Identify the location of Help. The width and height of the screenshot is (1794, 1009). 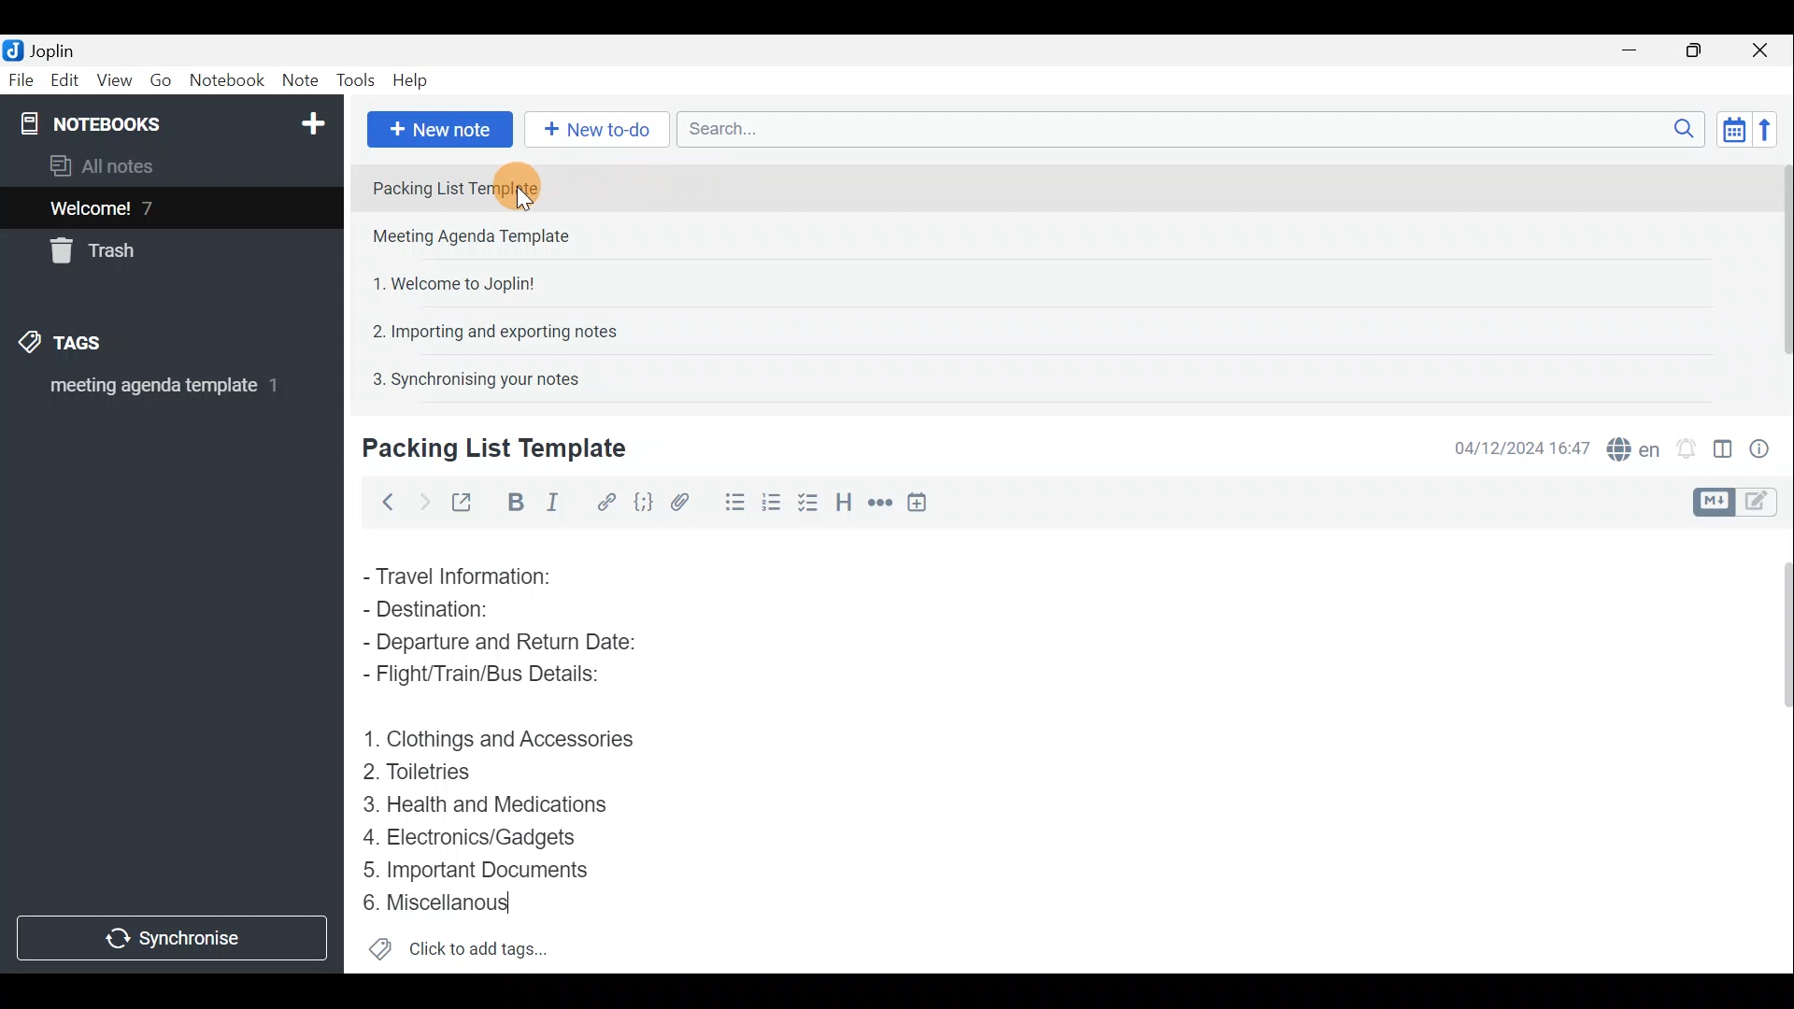
(413, 82).